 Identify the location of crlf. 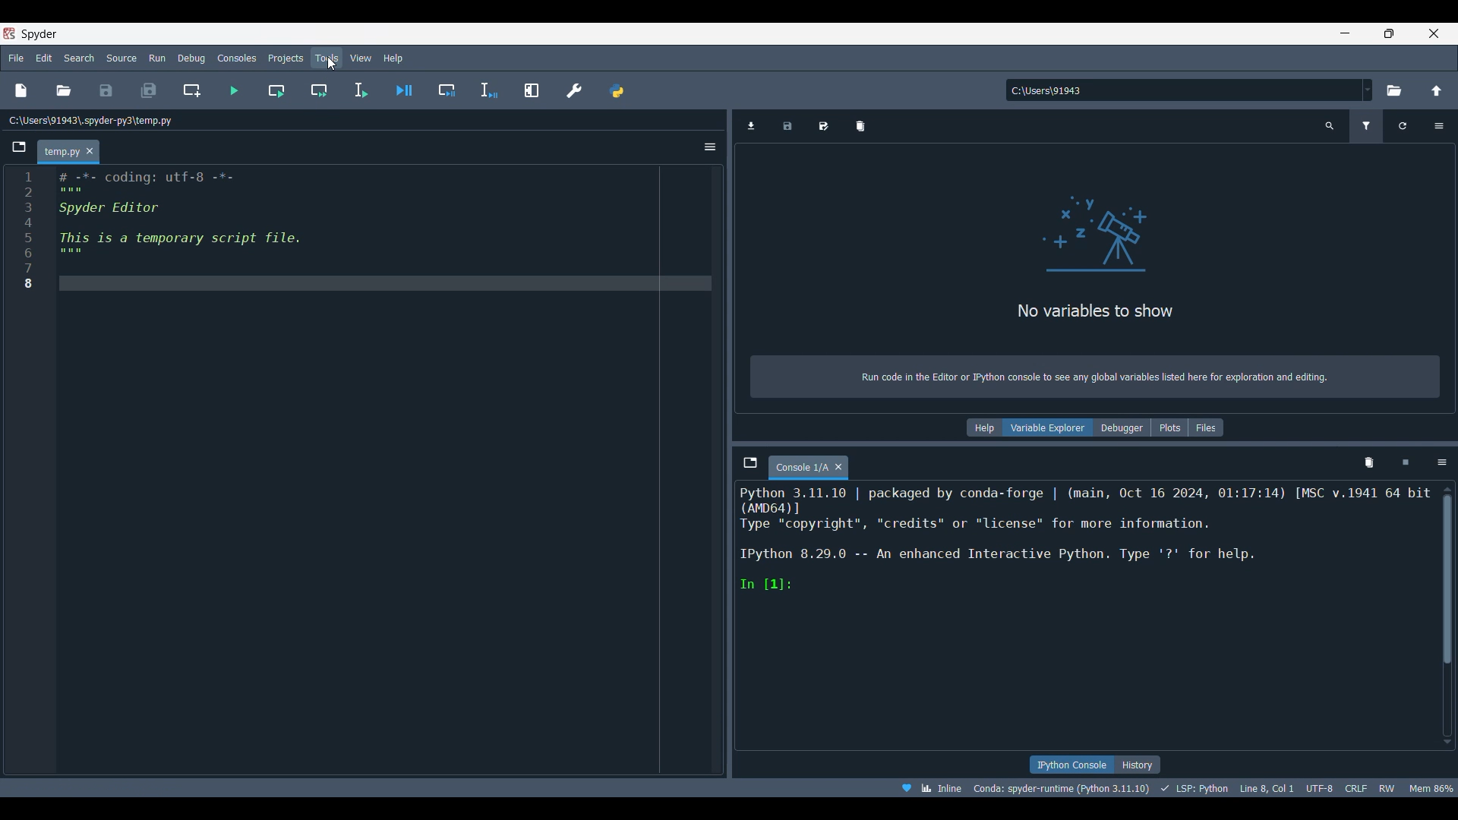
(1356, 787).